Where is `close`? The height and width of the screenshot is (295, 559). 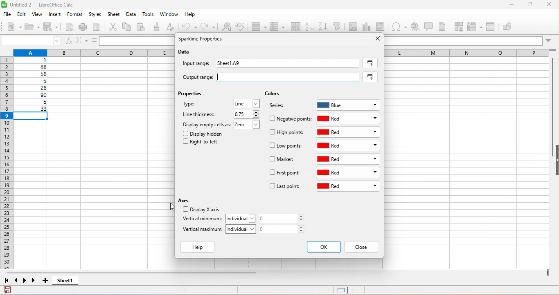 close is located at coordinates (549, 5).